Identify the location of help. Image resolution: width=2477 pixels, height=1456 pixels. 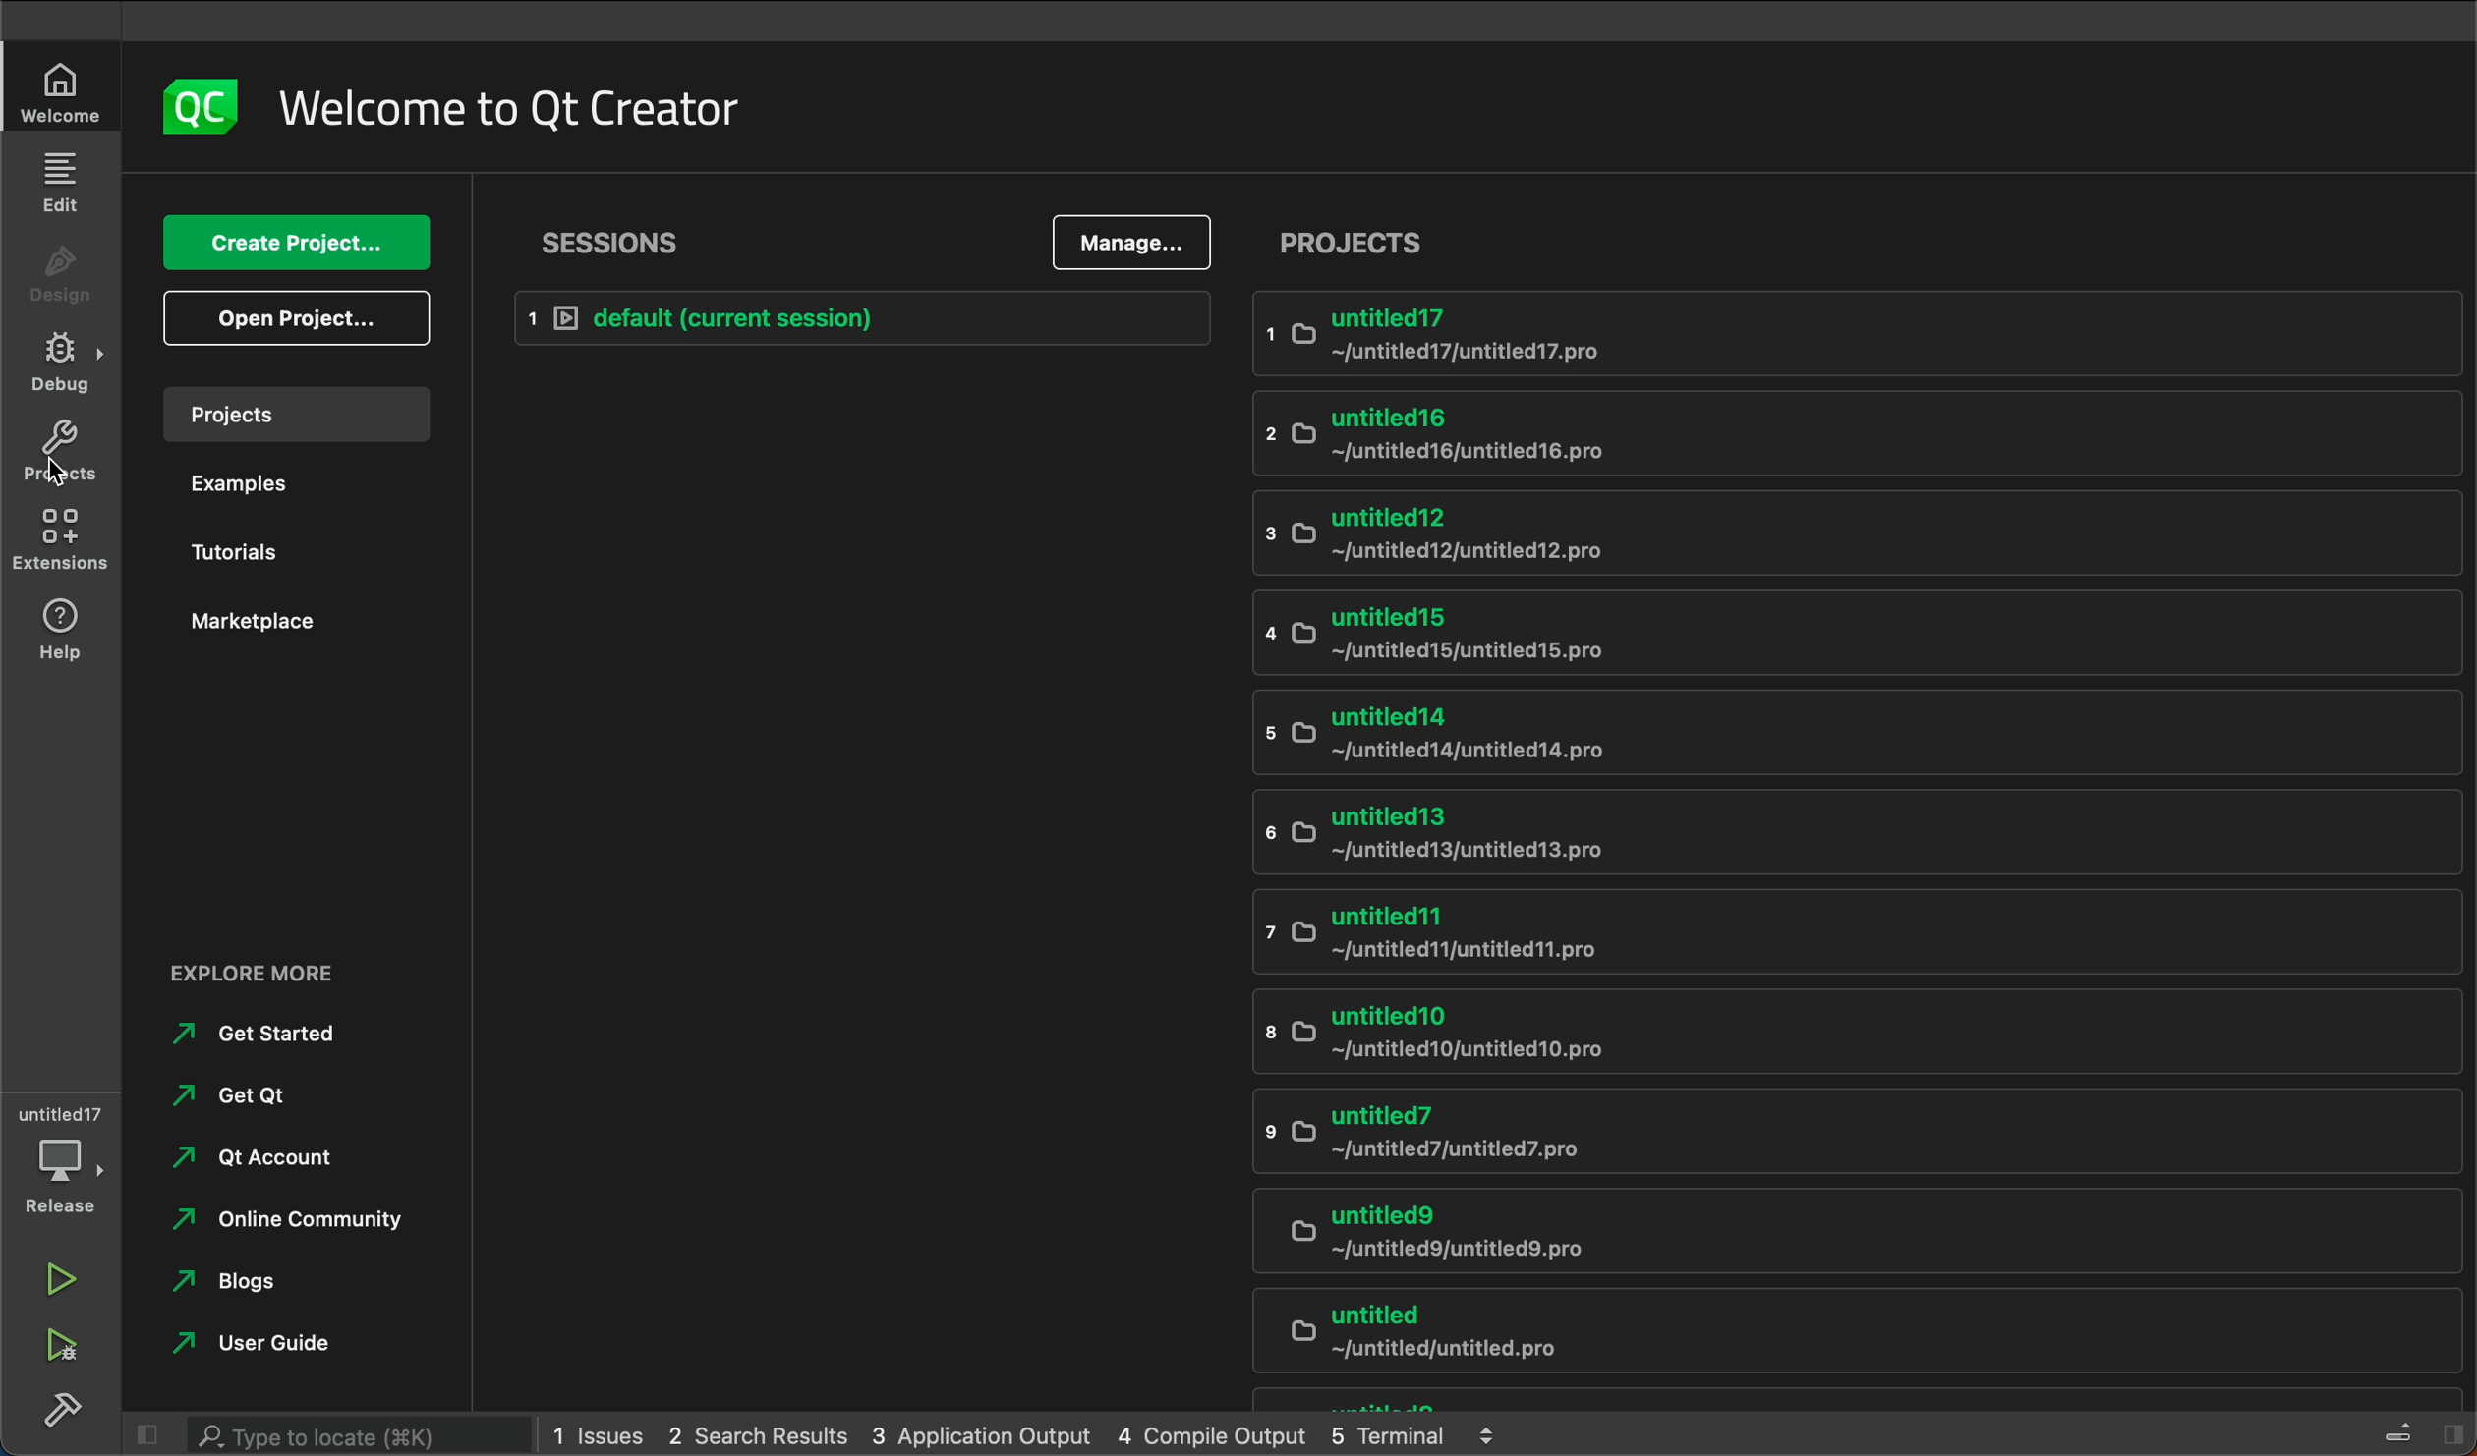
(57, 636).